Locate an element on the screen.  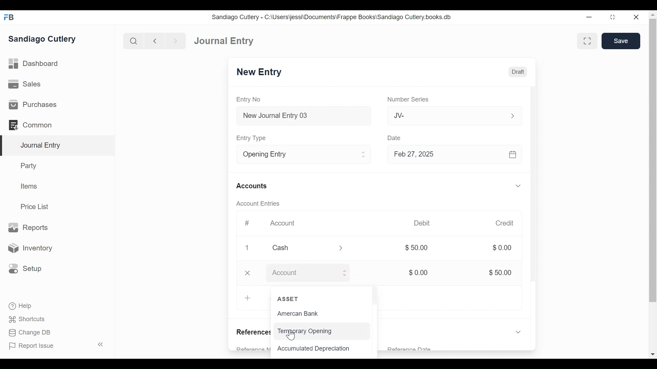
Temporary Opening is located at coordinates (304, 331).